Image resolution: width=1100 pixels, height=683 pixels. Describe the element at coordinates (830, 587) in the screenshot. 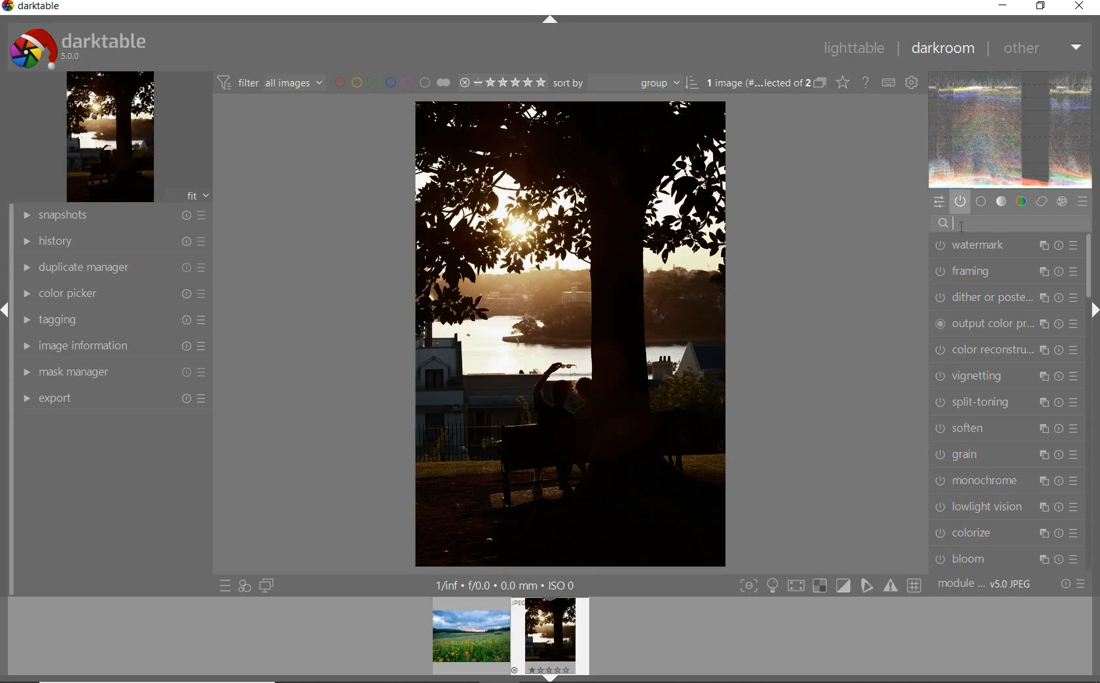

I see `toggle modes` at that location.